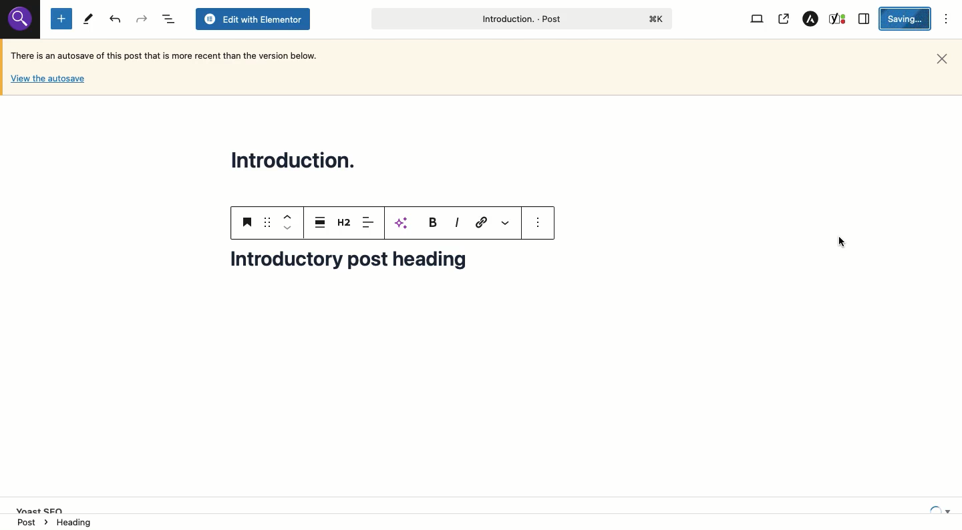  What do you see at coordinates (482, 222) in the screenshot?
I see `Link` at bounding box center [482, 222].